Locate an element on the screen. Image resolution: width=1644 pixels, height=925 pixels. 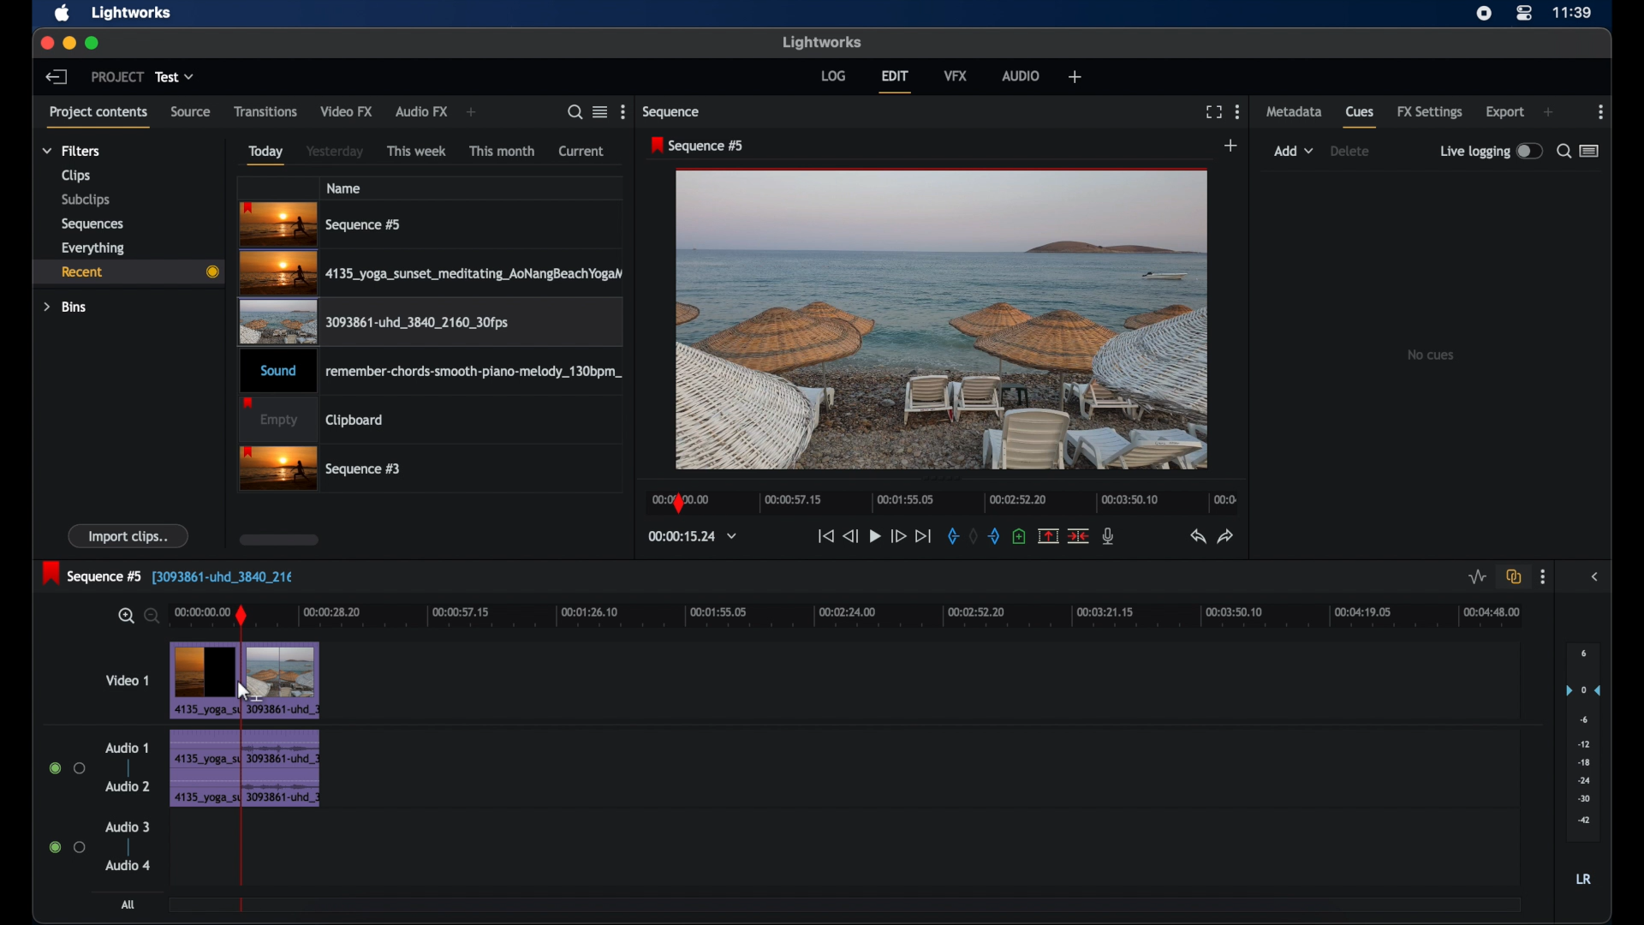
today is located at coordinates (266, 155).